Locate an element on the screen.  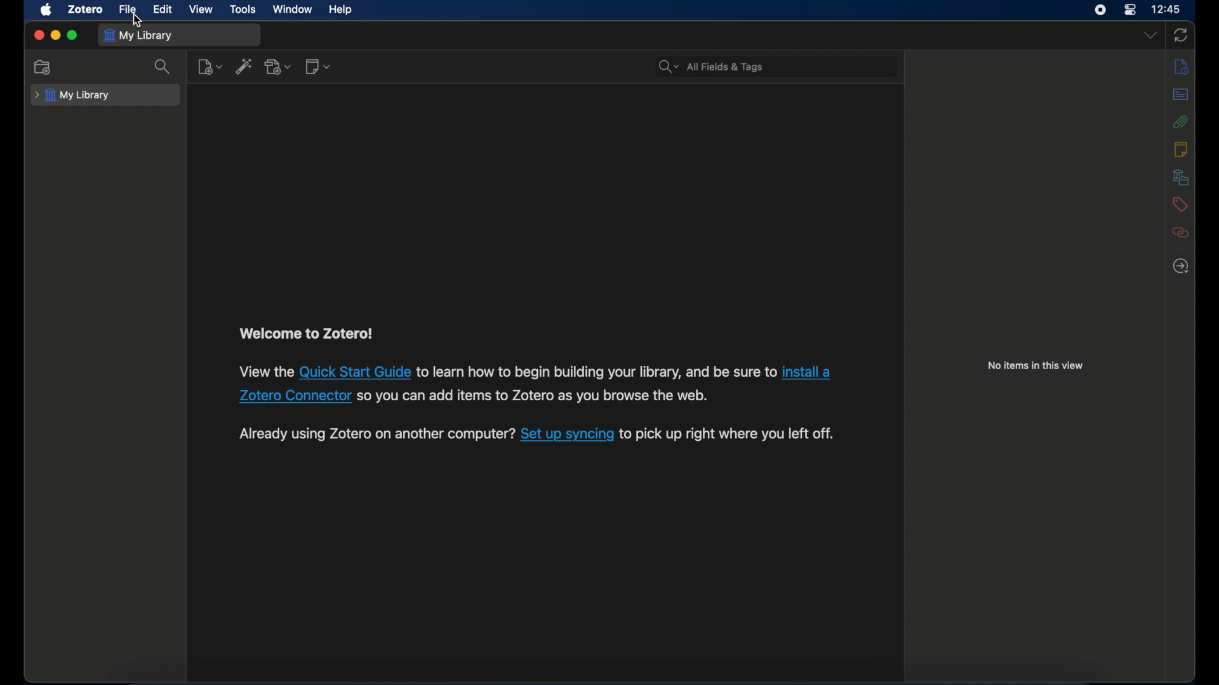
locate is located at coordinates (1182, 266).